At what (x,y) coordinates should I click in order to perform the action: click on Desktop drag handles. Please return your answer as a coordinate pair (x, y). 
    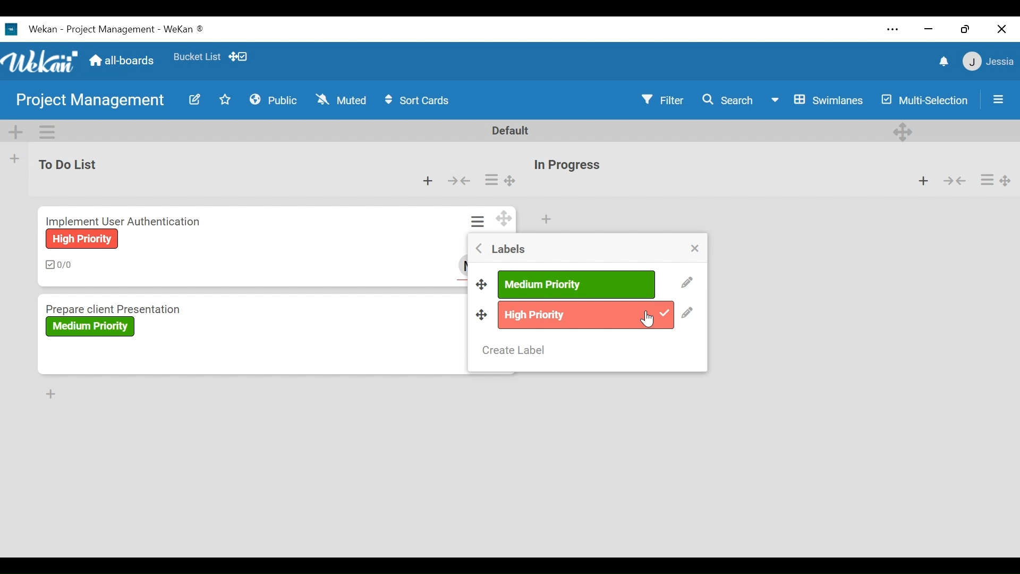
    Looking at the image, I should click on (1008, 180).